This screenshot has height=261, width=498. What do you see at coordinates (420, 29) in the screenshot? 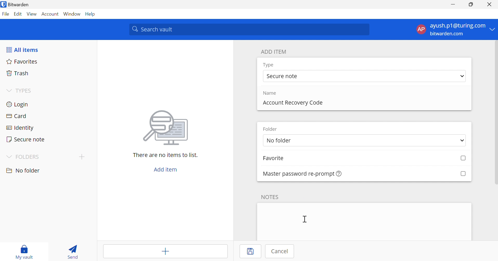
I see `AP` at bounding box center [420, 29].